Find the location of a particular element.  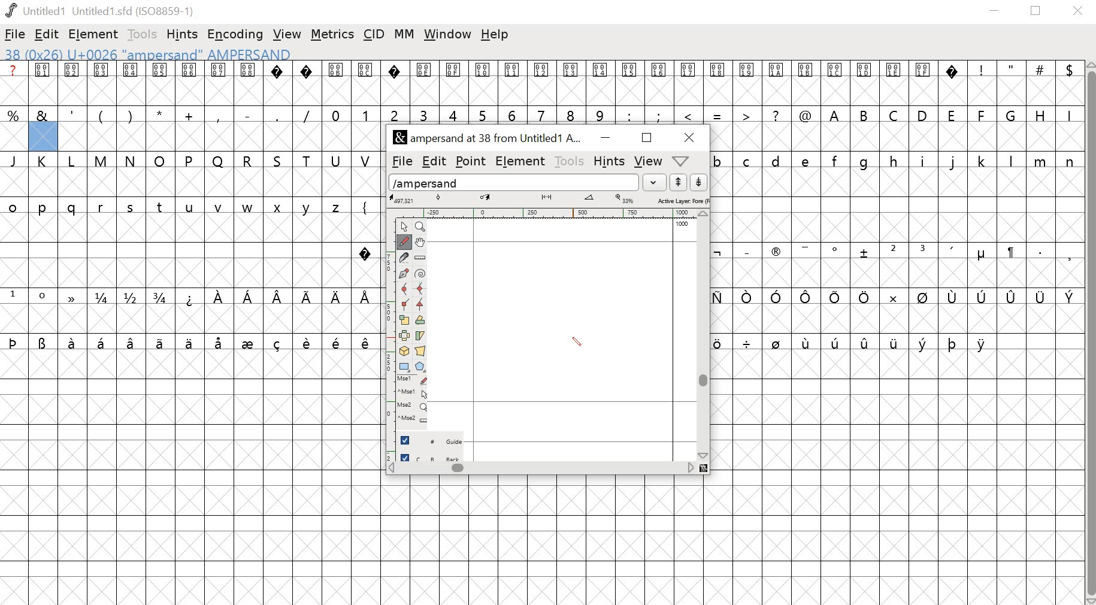

symbol is located at coordinates (366, 343).